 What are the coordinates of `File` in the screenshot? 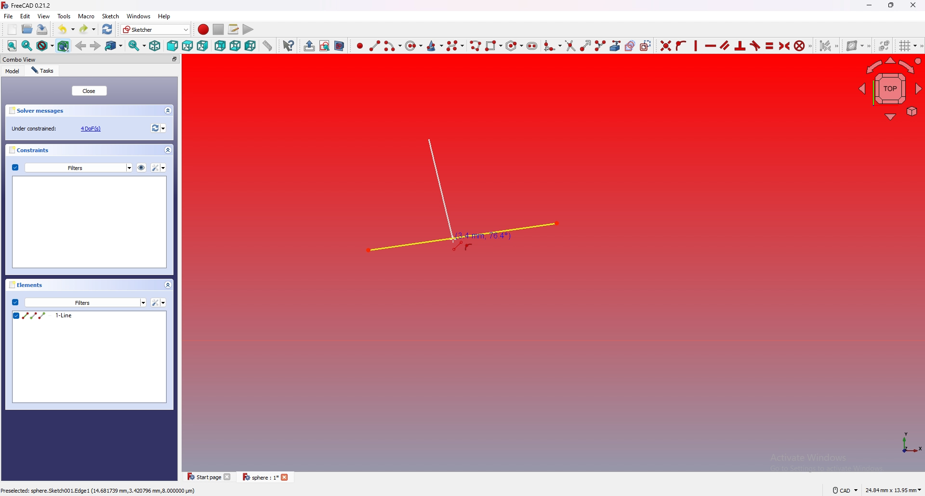 It's located at (8, 16).